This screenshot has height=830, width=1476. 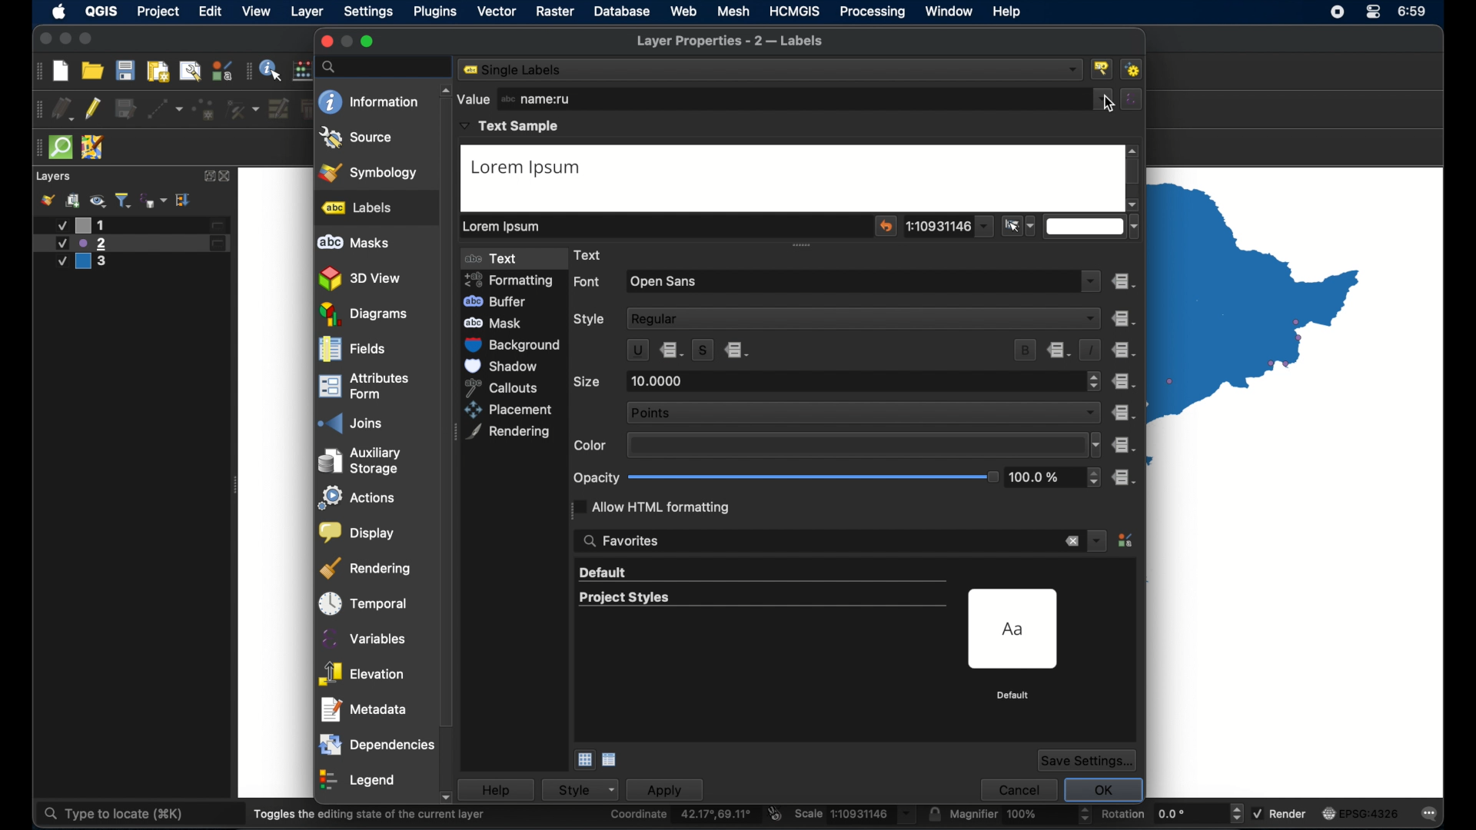 What do you see at coordinates (1088, 760) in the screenshot?
I see `save settings` at bounding box center [1088, 760].